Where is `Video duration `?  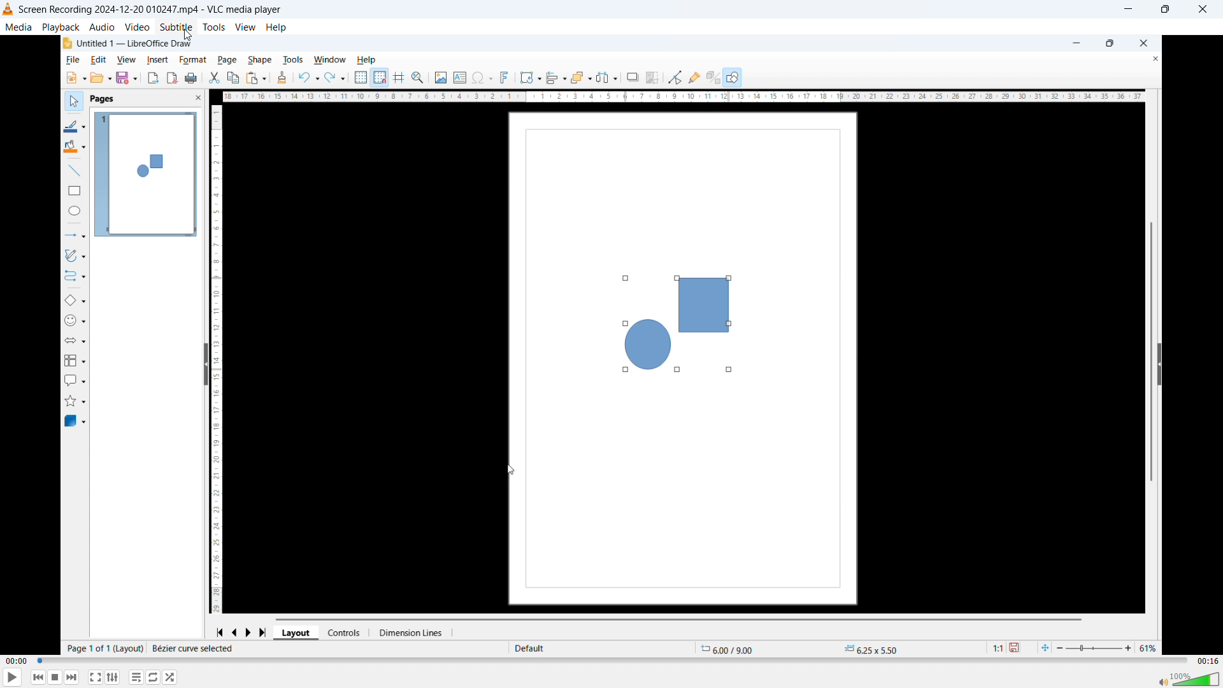 Video duration  is located at coordinates (1207, 661).